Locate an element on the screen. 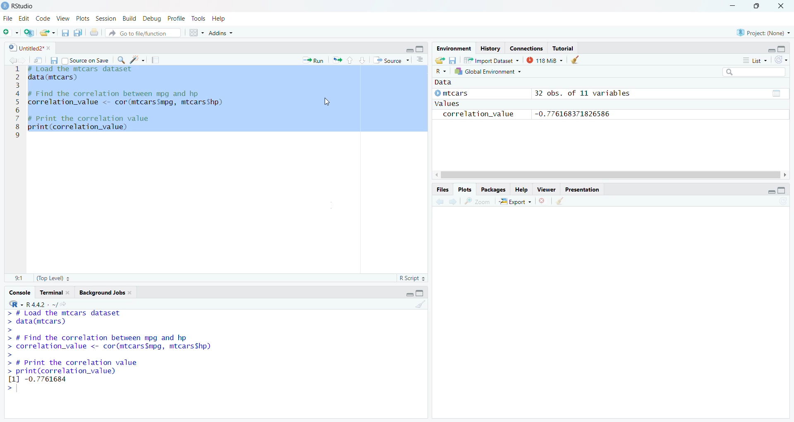 This screenshot has width=794, height=422. Packages is located at coordinates (495, 188).